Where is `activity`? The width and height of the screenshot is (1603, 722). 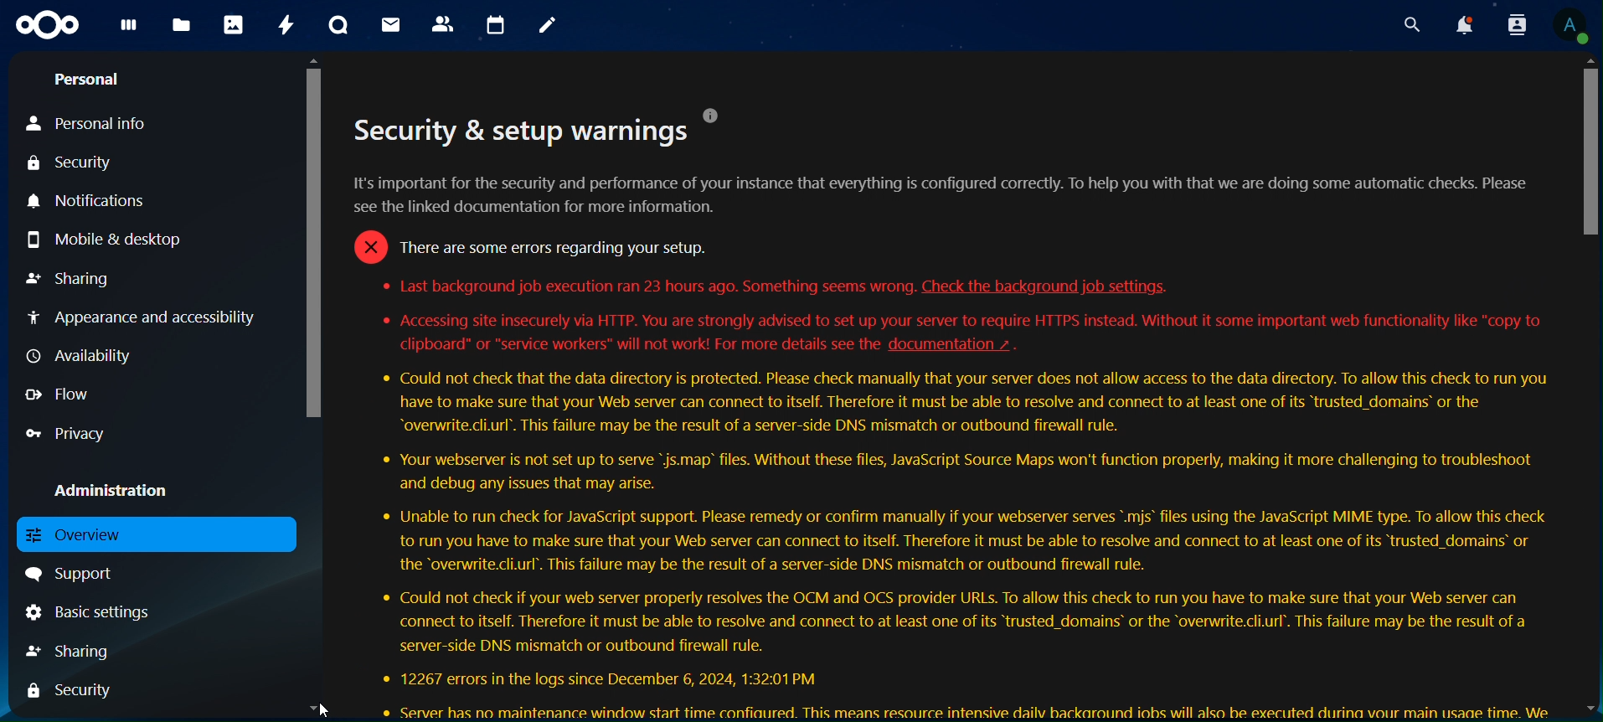 activity is located at coordinates (286, 24).